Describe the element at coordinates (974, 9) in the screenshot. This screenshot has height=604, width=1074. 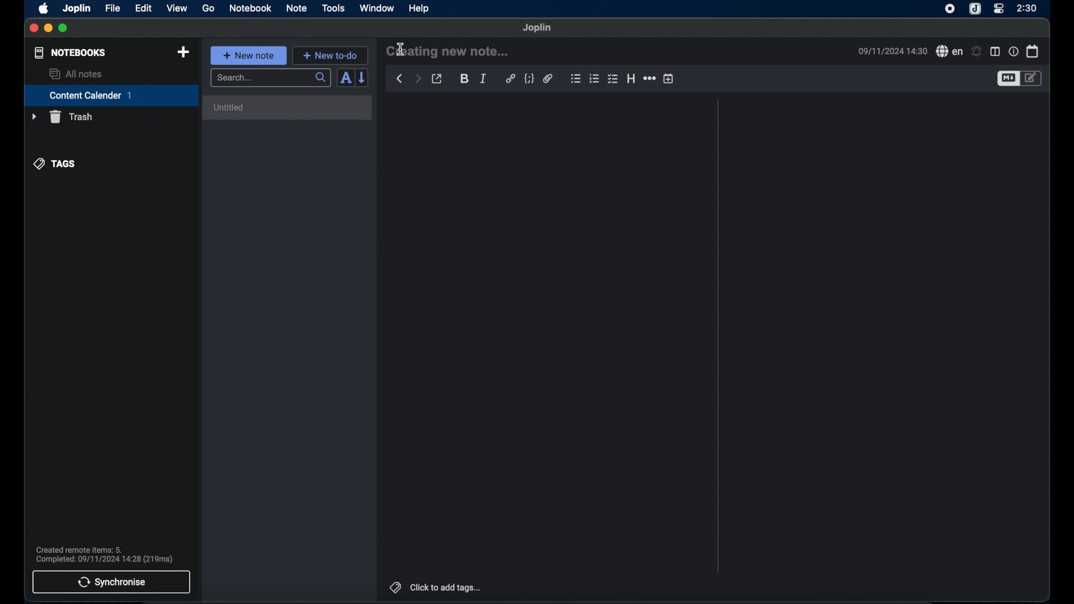
I see `joplin icon` at that location.